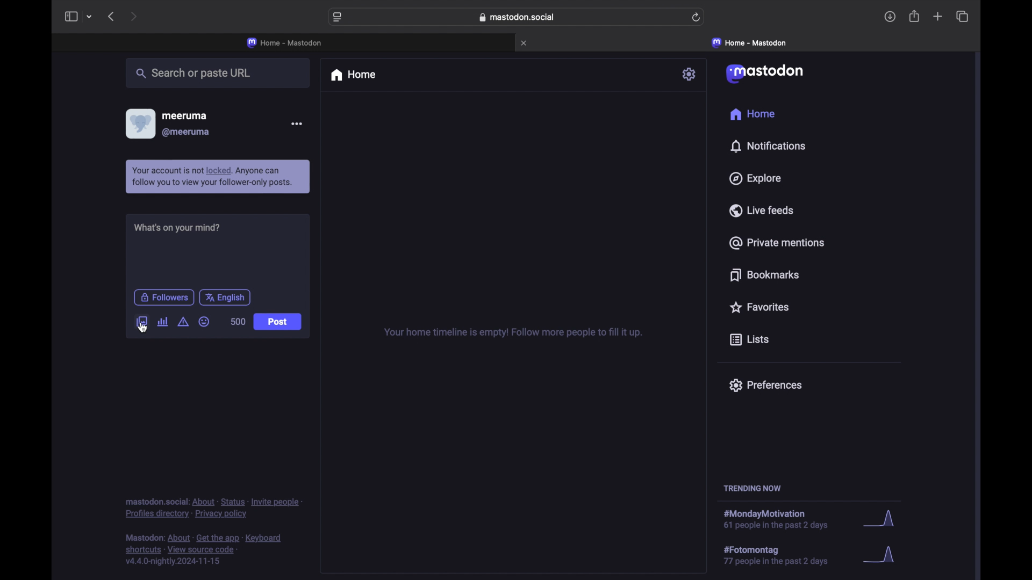  I want to click on favorites, so click(761, 308).